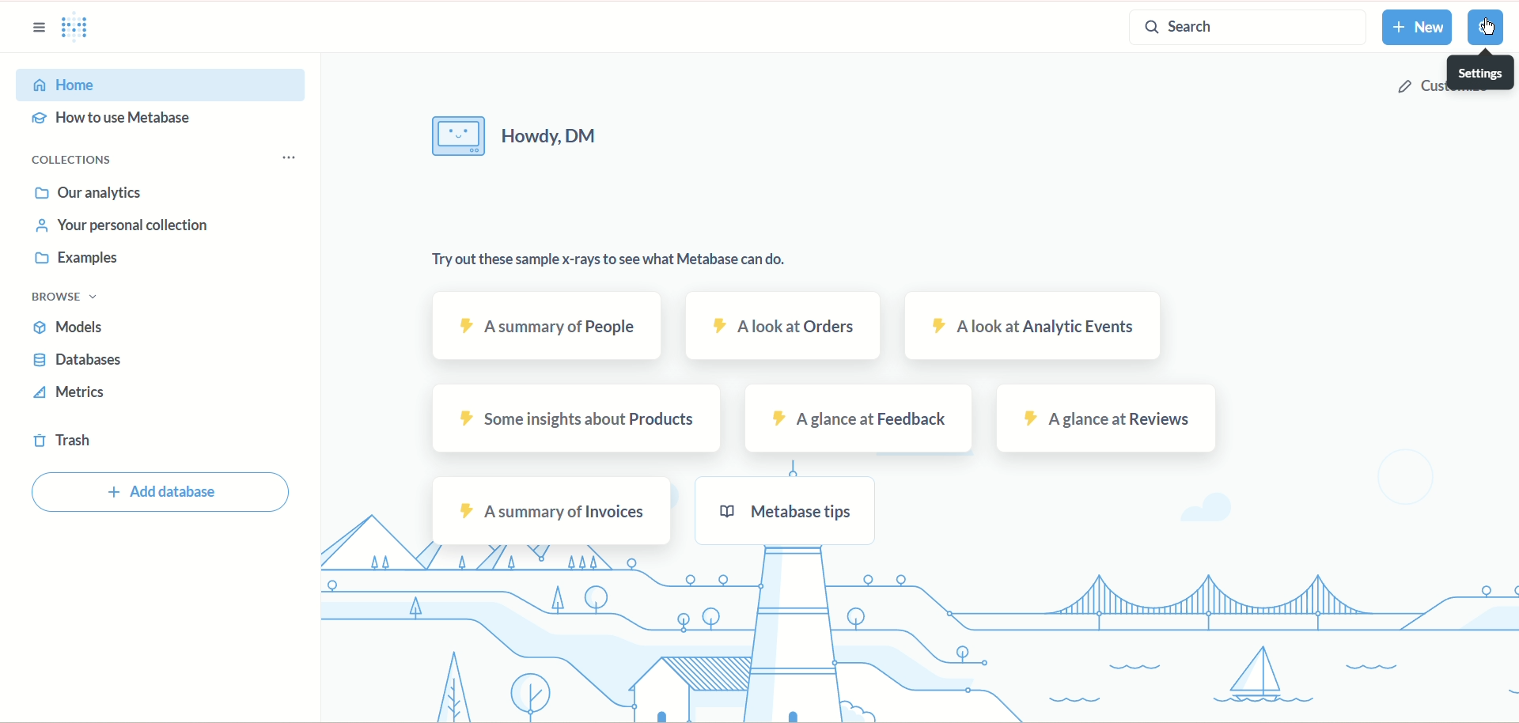 The image size is (1519, 723). Describe the element at coordinates (1032, 419) in the screenshot. I see `A glance at Reviews` at that location.